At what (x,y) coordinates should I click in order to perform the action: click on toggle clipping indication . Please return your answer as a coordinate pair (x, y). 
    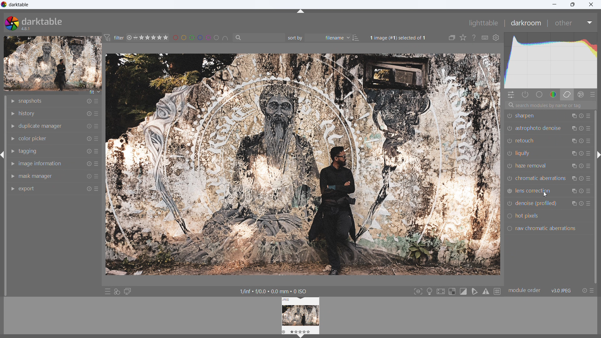
    Looking at the image, I should click on (463, 291).